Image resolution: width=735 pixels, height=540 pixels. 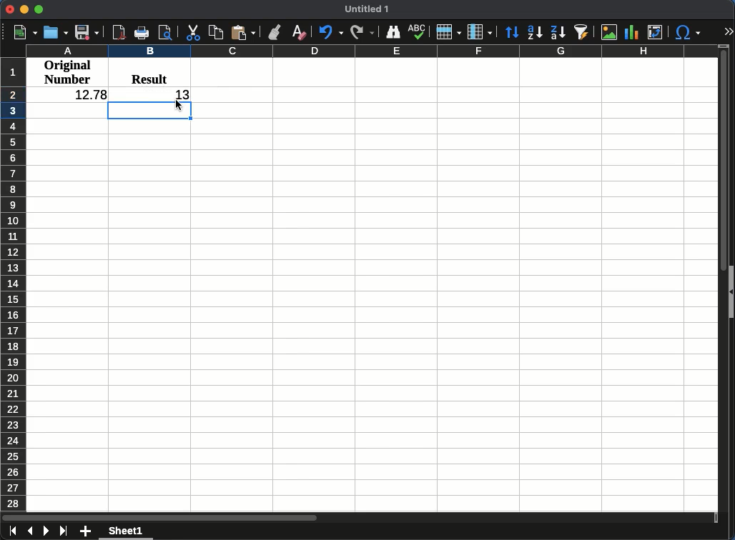 I want to click on decending , so click(x=558, y=34).